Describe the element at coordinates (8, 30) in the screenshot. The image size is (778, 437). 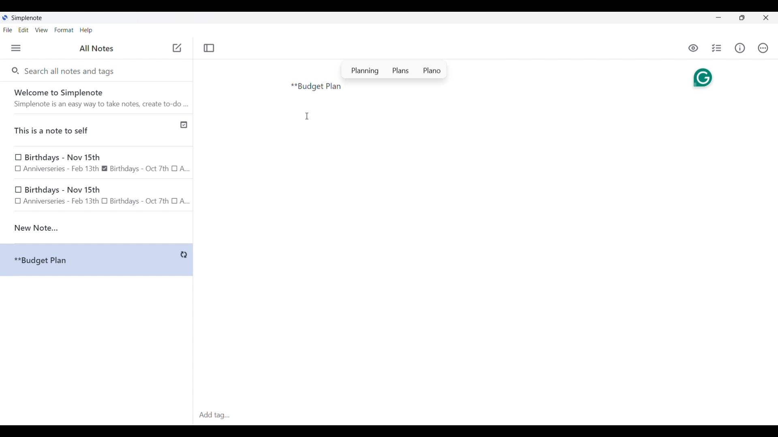
I see `File menu` at that location.